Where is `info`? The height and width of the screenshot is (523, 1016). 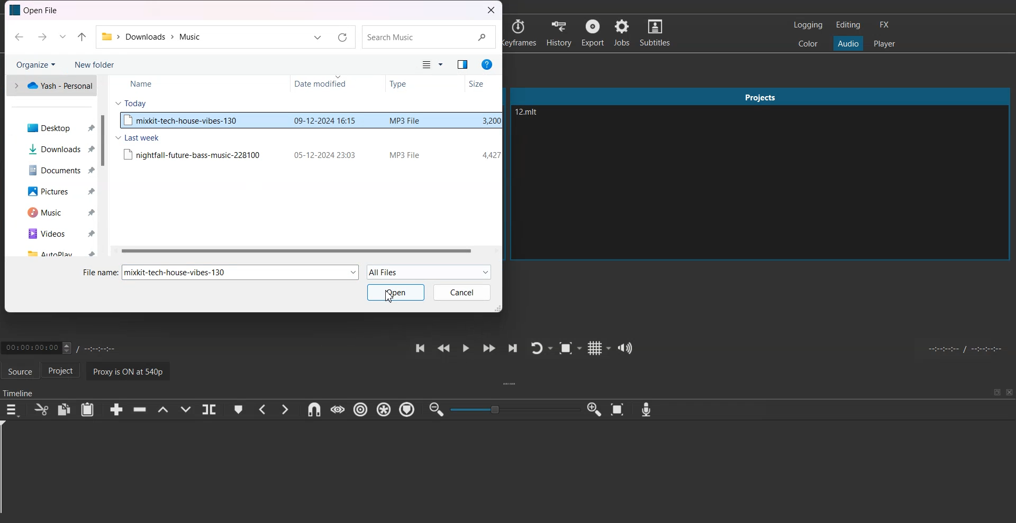 info is located at coordinates (487, 64).